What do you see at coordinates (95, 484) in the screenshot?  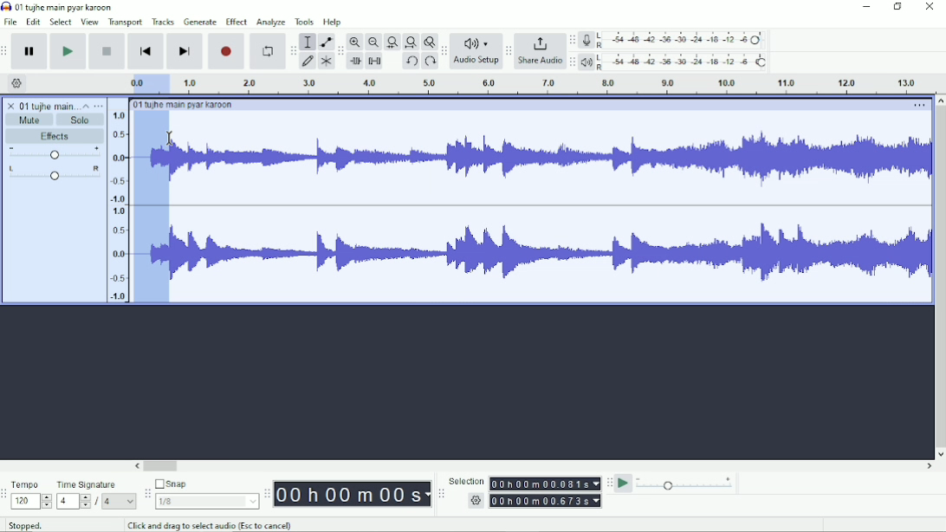 I see `Time Signature` at bounding box center [95, 484].